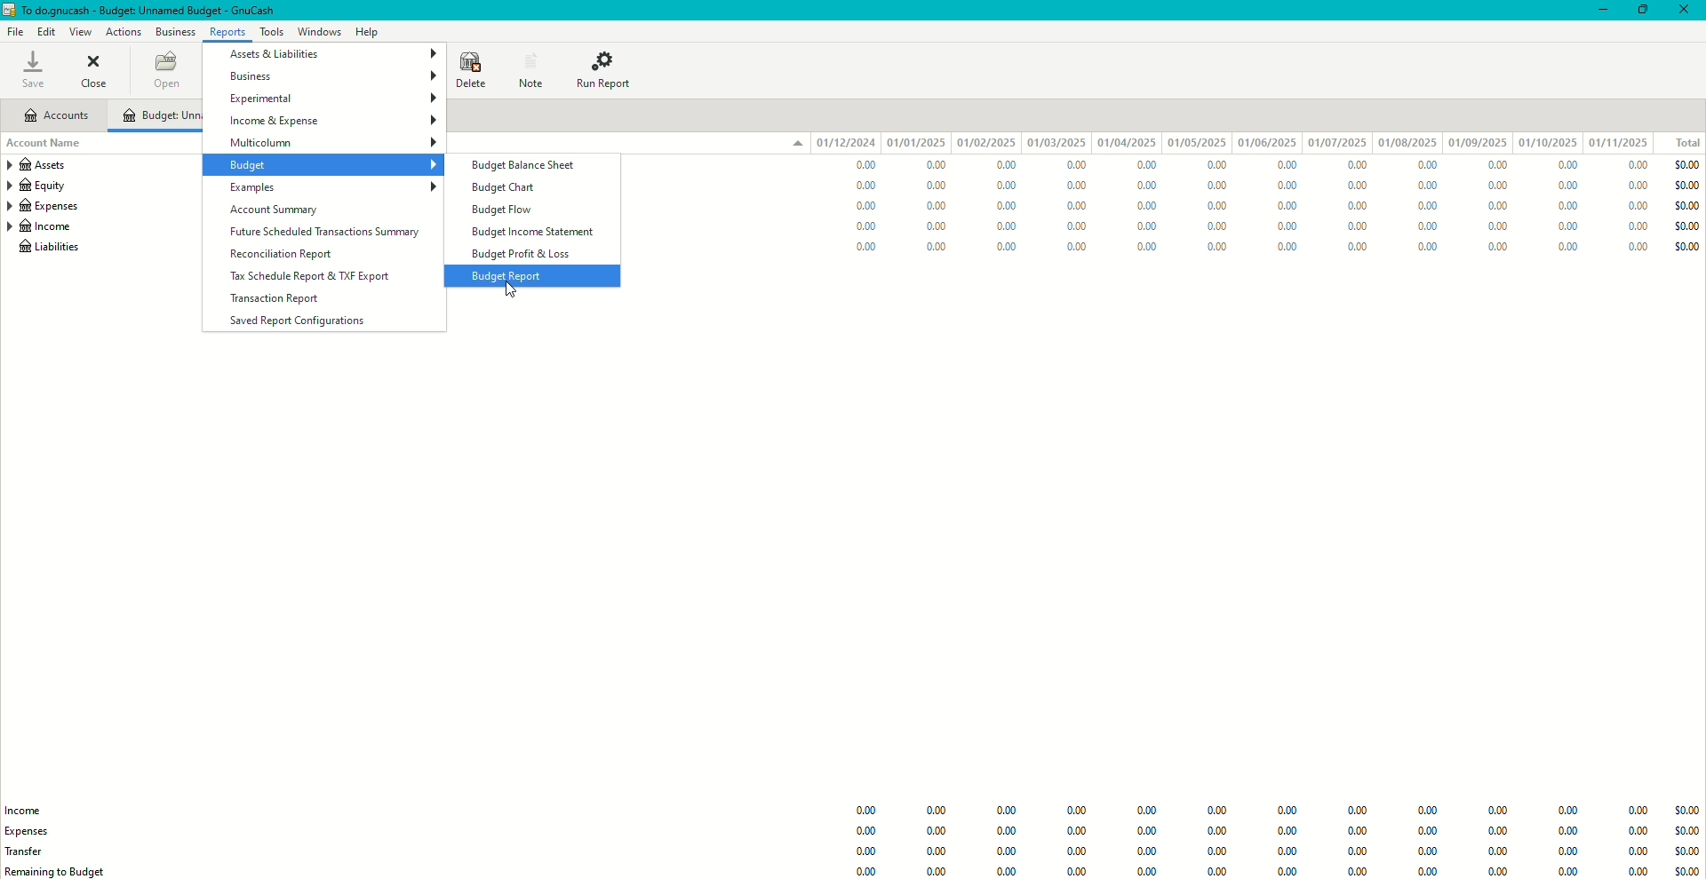 The height and width of the screenshot is (879, 1706). What do you see at coordinates (469, 68) in the screenshot?
I see `Delete` at bounding box center [469, 68].